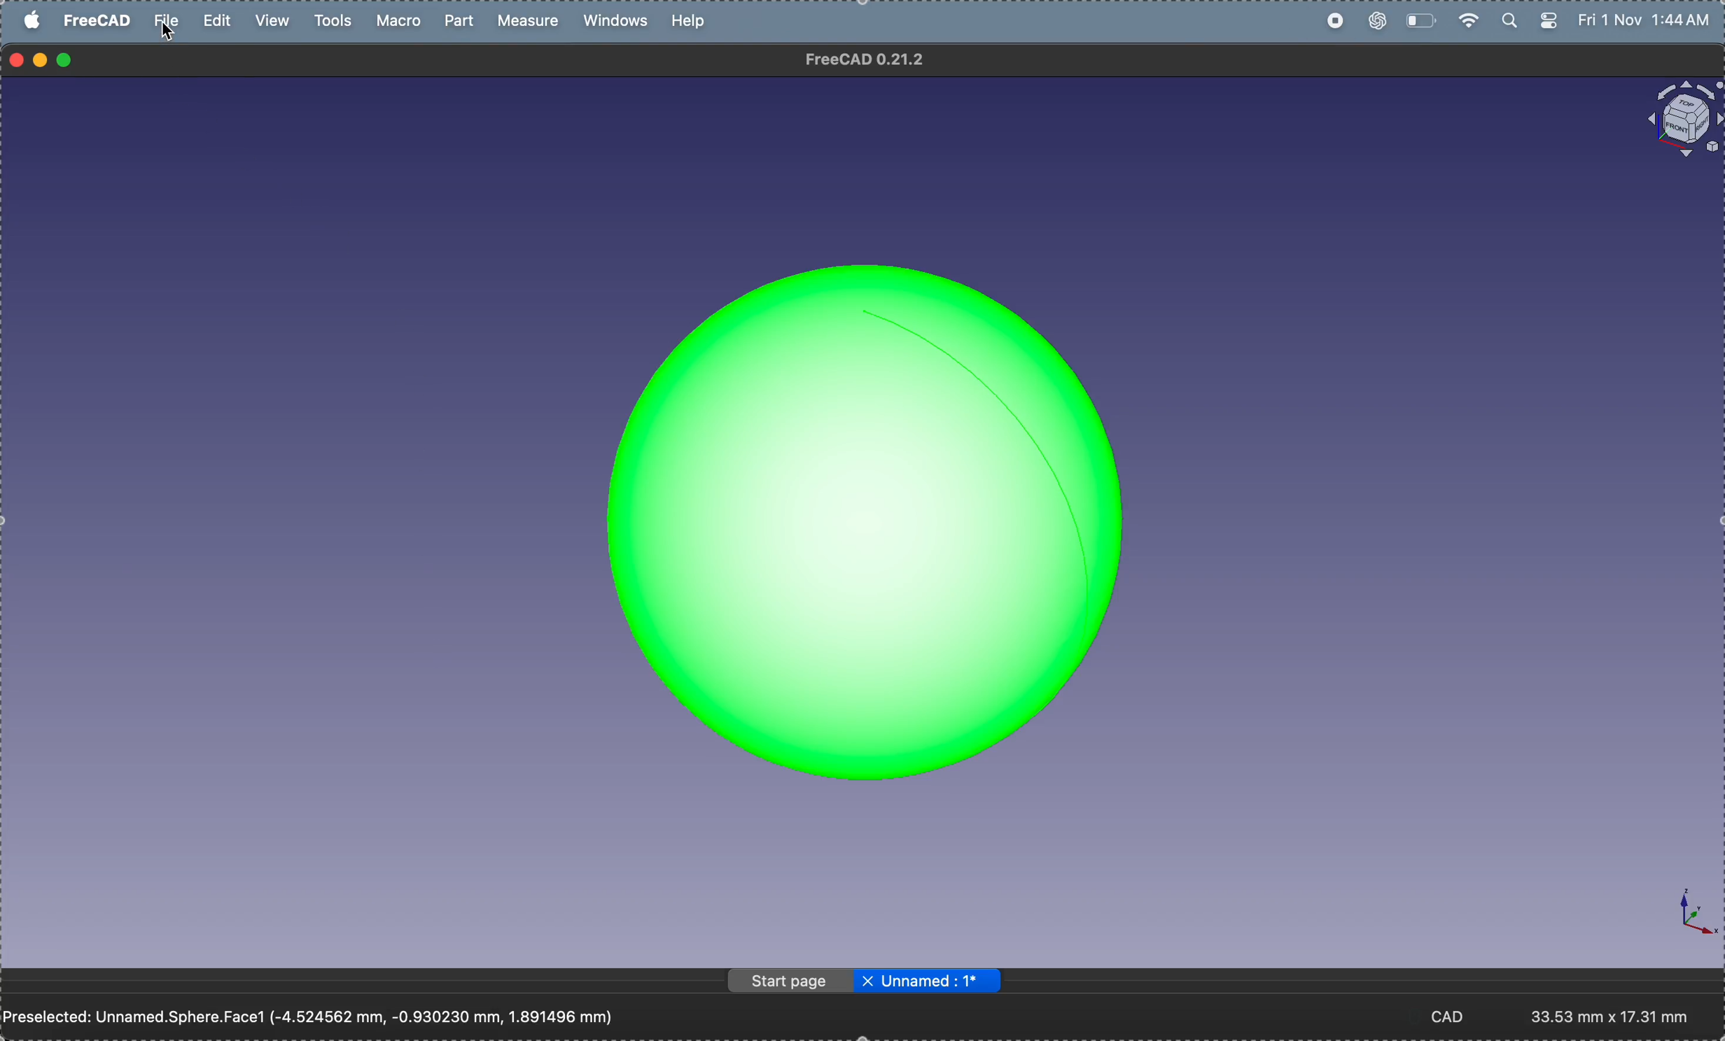 Image resolution: width=1725 pixels, height=1041 pixels. What do you see at coordinates (1456, 1016) in the screenshot?
I see `cad` at bounding box center [1456, 1016].